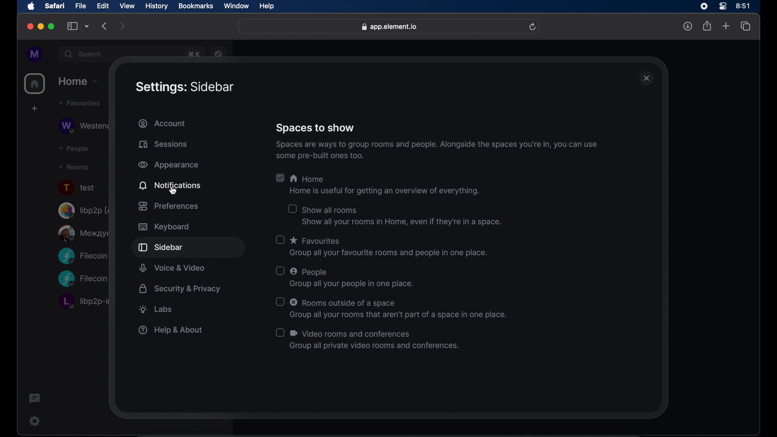 The image size is (777, 437). Describe the element at coordinates (746, 27) in the screenshot. I see `show tab overview` at that location.